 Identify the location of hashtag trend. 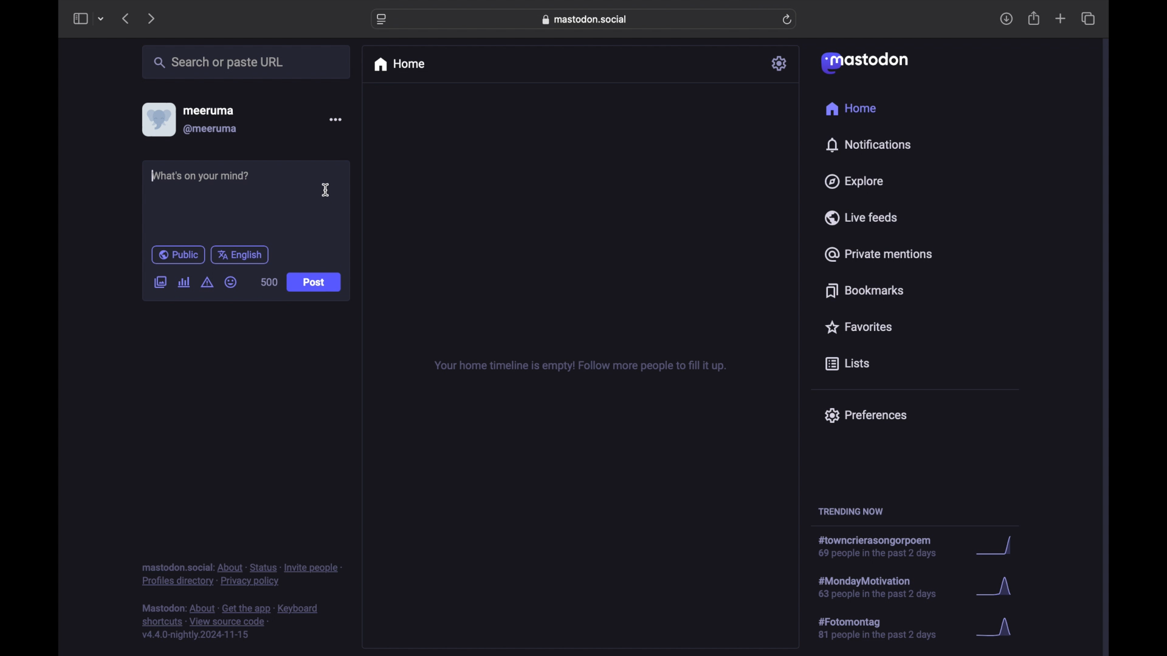
(886, 586).